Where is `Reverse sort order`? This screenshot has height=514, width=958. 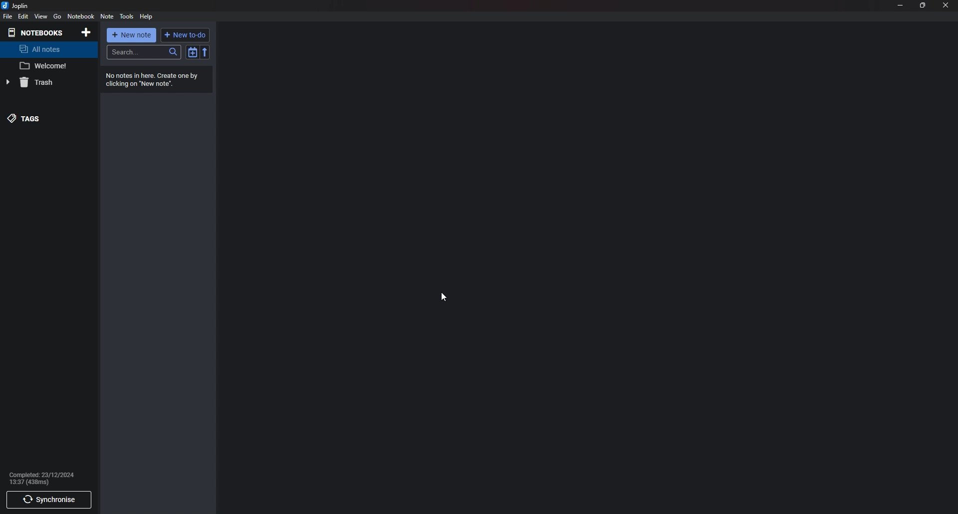
Reverse sort order is located at coordinates (205, 53).